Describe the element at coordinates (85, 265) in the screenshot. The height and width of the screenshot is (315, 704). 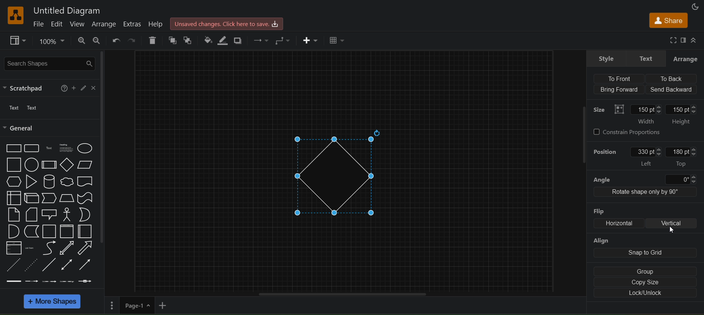
I see `directional connector` at that location.